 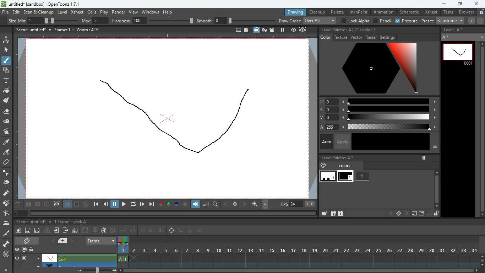 I want to click on graphic, so click(x=75, y=231).